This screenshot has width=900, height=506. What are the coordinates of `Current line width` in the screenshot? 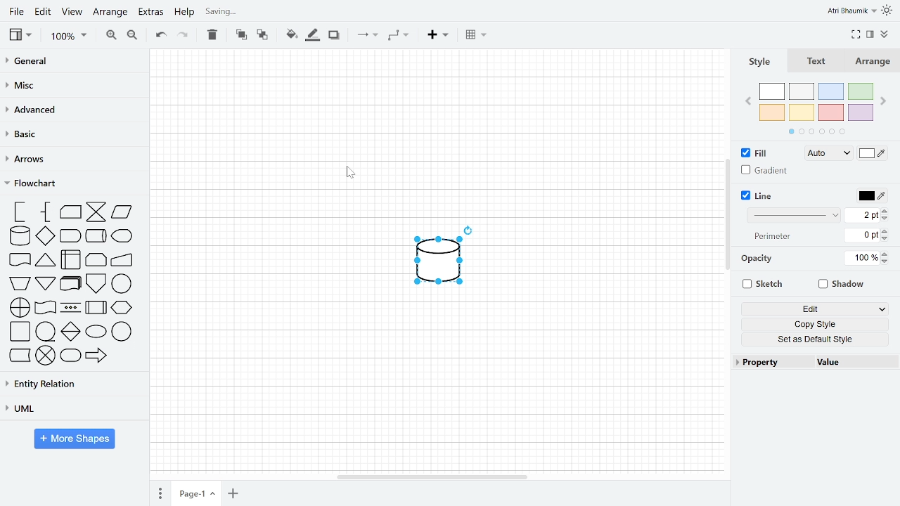 It's located at (863, 215).